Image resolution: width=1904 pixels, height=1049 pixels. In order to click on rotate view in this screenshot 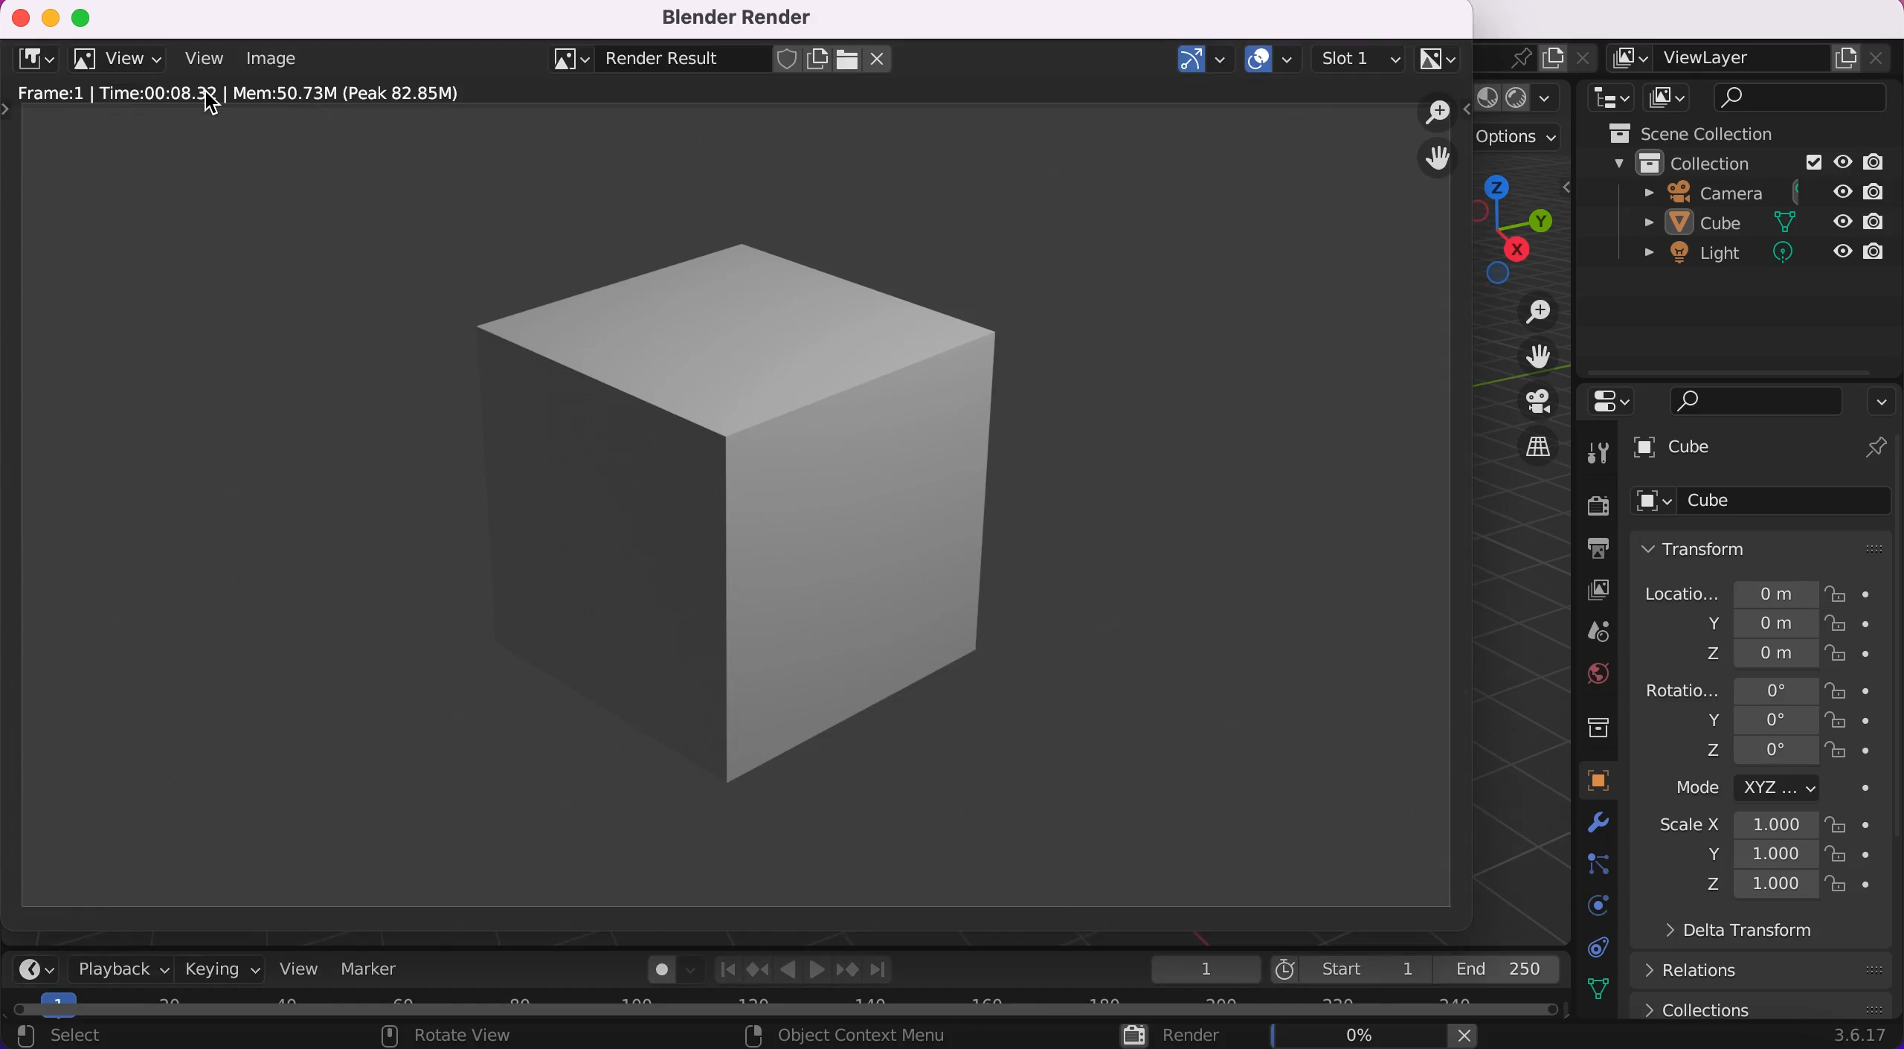, I will do `click(460, 1036)`.